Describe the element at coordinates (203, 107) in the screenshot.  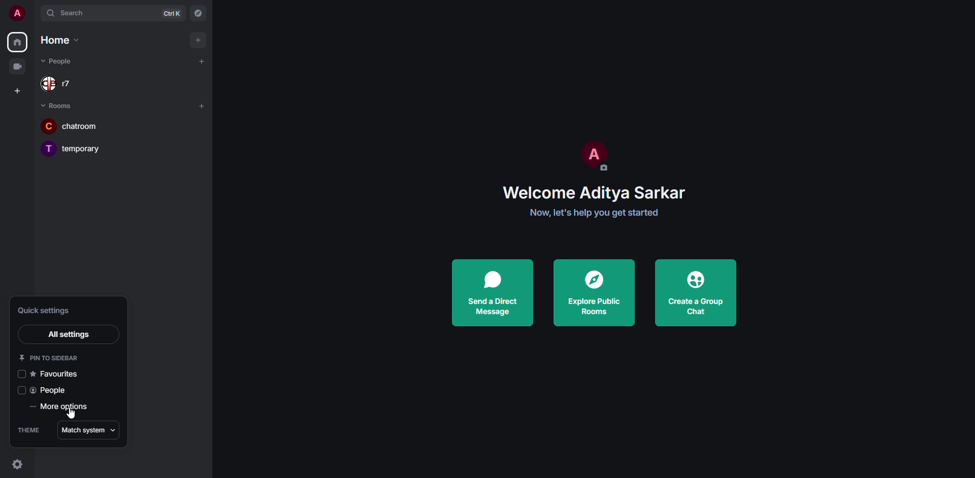
I see `add` at that location.